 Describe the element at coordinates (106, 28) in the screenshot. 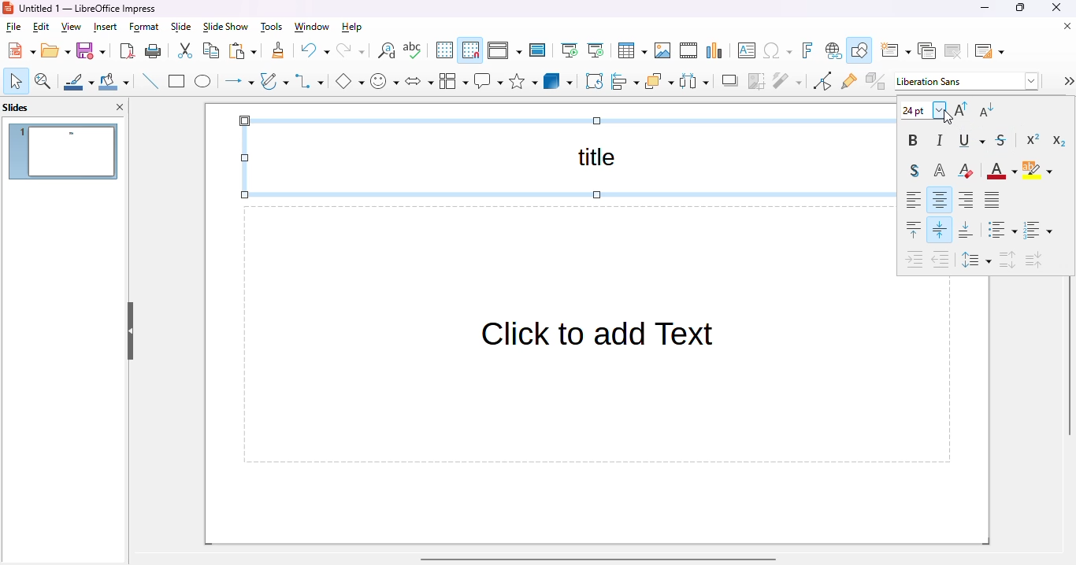

I see `insert` at that location.